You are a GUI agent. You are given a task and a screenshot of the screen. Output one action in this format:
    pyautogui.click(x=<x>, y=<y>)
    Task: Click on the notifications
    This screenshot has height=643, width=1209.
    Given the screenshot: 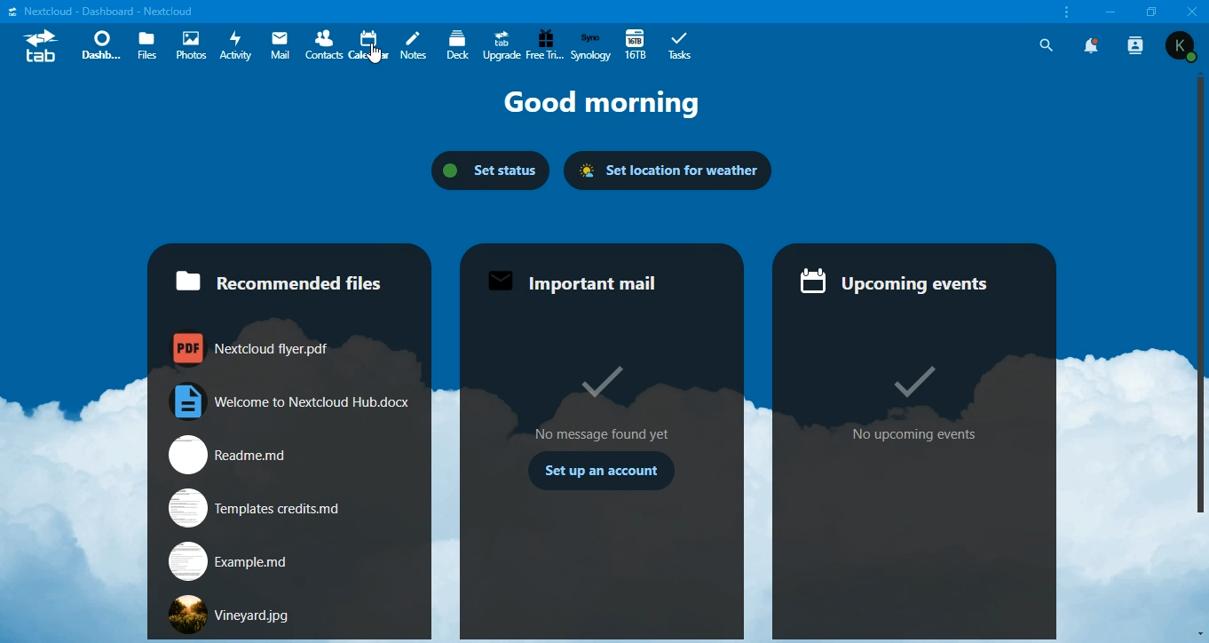 What is the action you would take?
    pyautogui.click(x=1093, y=45)
    